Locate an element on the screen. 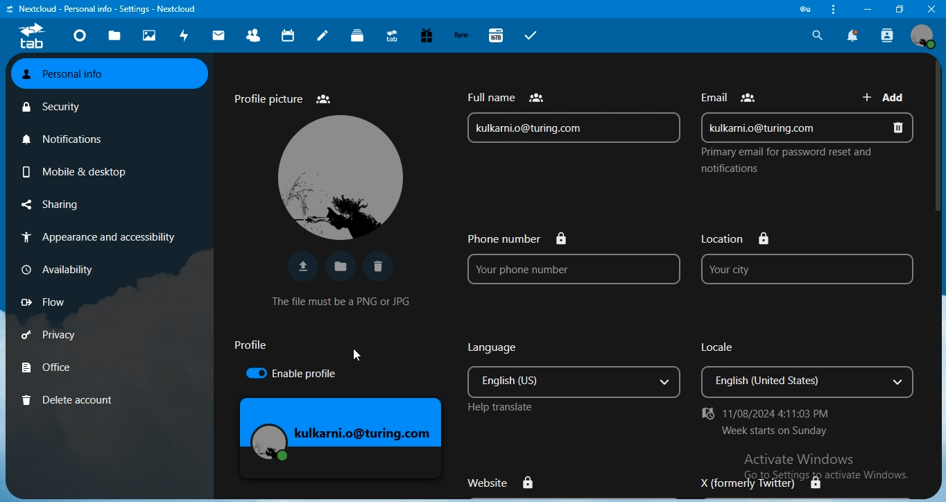  appearance & accessibilty is located at coordinates (101, 236).